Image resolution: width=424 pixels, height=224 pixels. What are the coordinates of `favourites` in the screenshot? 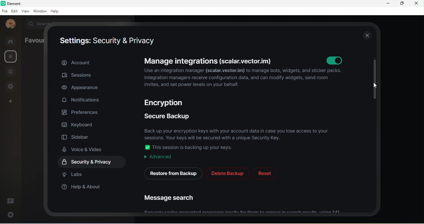 It's located at (34, 40).